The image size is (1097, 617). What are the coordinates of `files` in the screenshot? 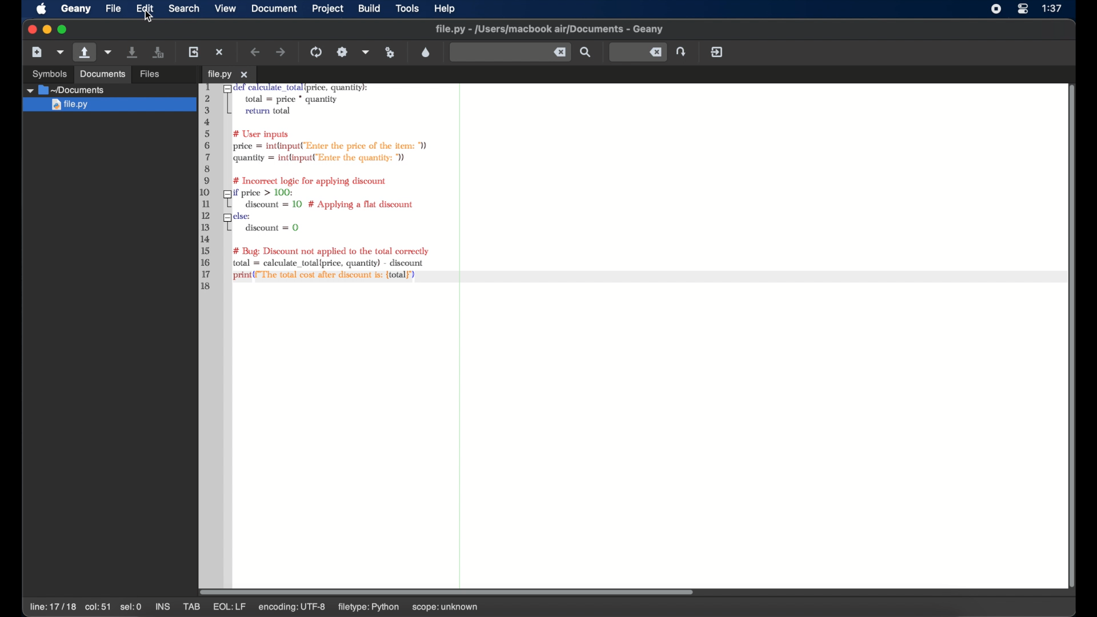 It's located at (151, 73).